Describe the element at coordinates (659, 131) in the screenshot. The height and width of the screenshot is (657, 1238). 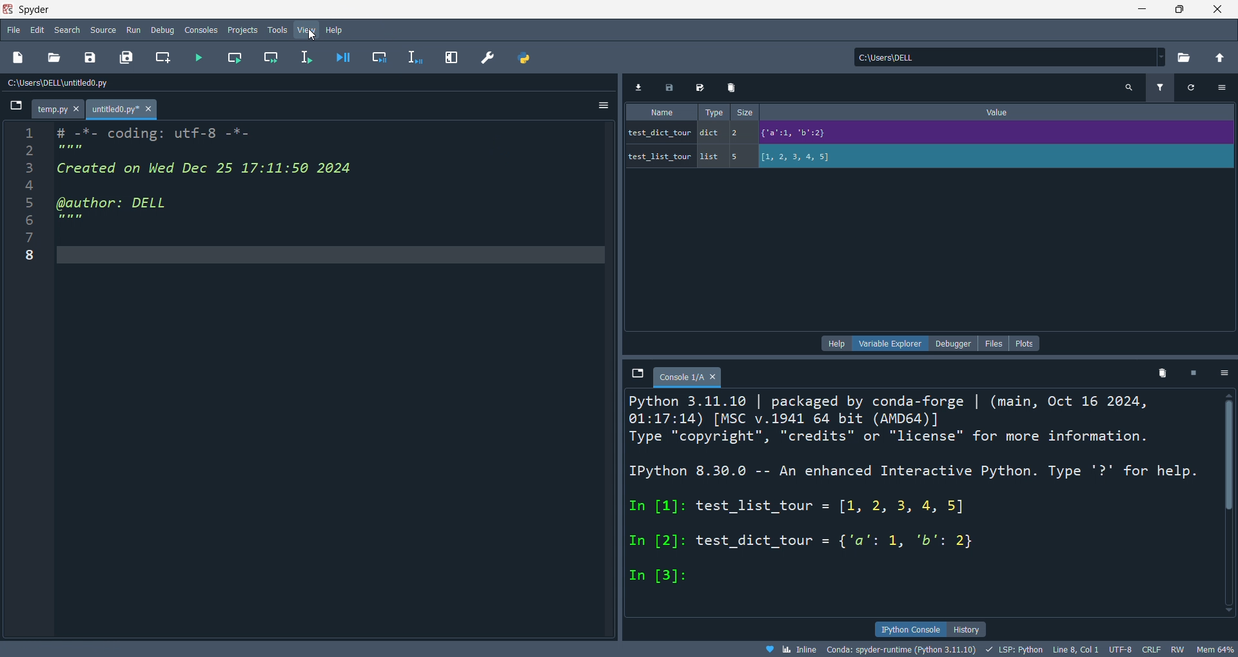
I see `variable name` at that location.